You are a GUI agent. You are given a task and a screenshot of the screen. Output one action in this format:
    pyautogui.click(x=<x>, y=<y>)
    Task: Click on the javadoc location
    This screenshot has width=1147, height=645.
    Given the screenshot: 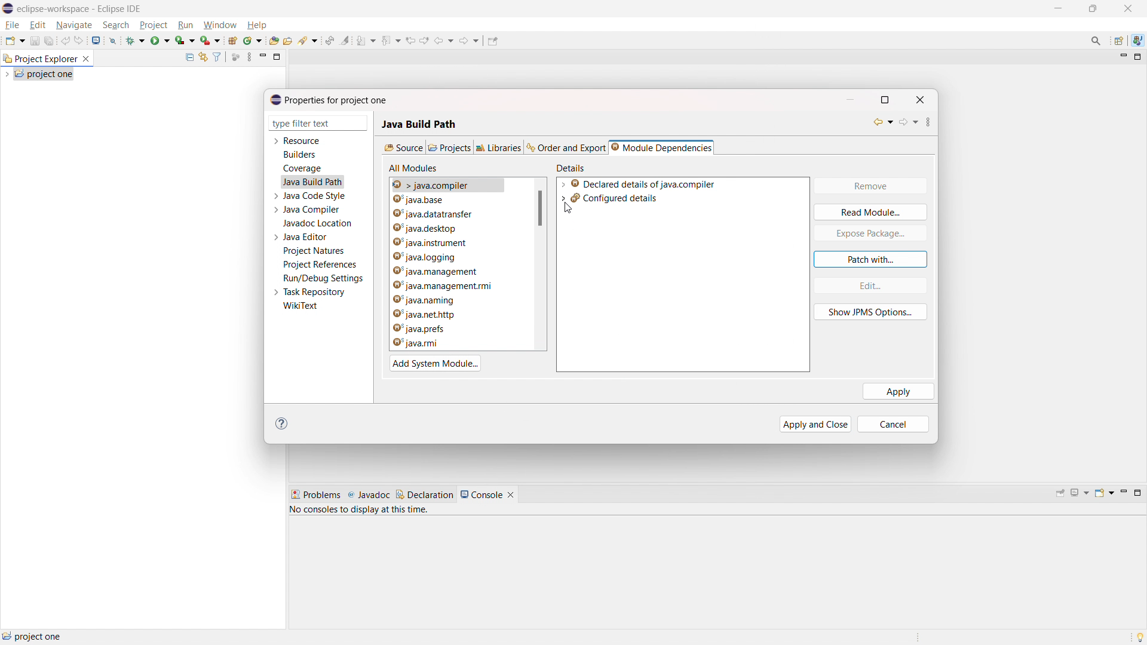 What is the action you would take?
    pyautogui.click(x=318, y=223)
    